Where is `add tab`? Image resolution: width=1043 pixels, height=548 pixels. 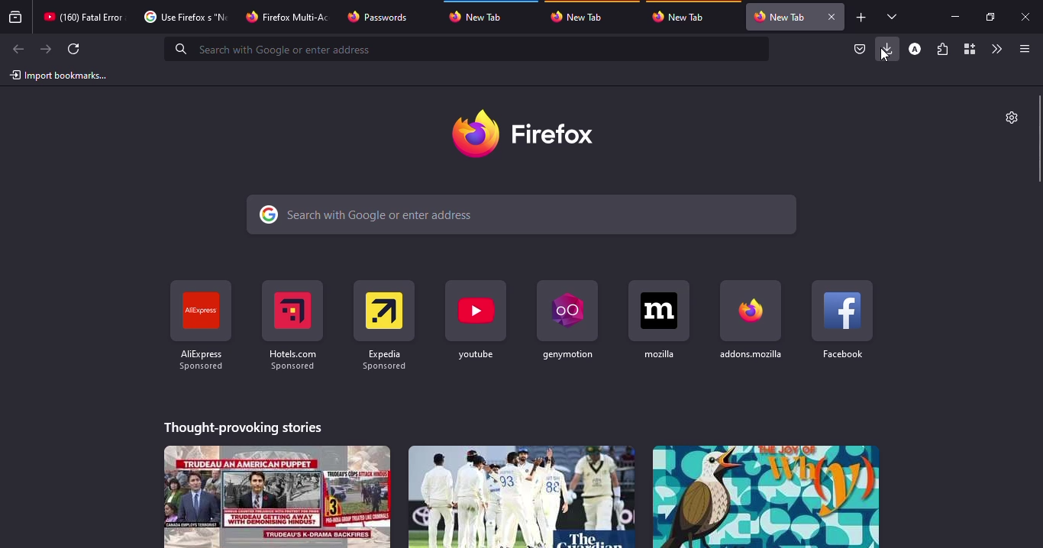 add tab is located at coordinates (861, 18).